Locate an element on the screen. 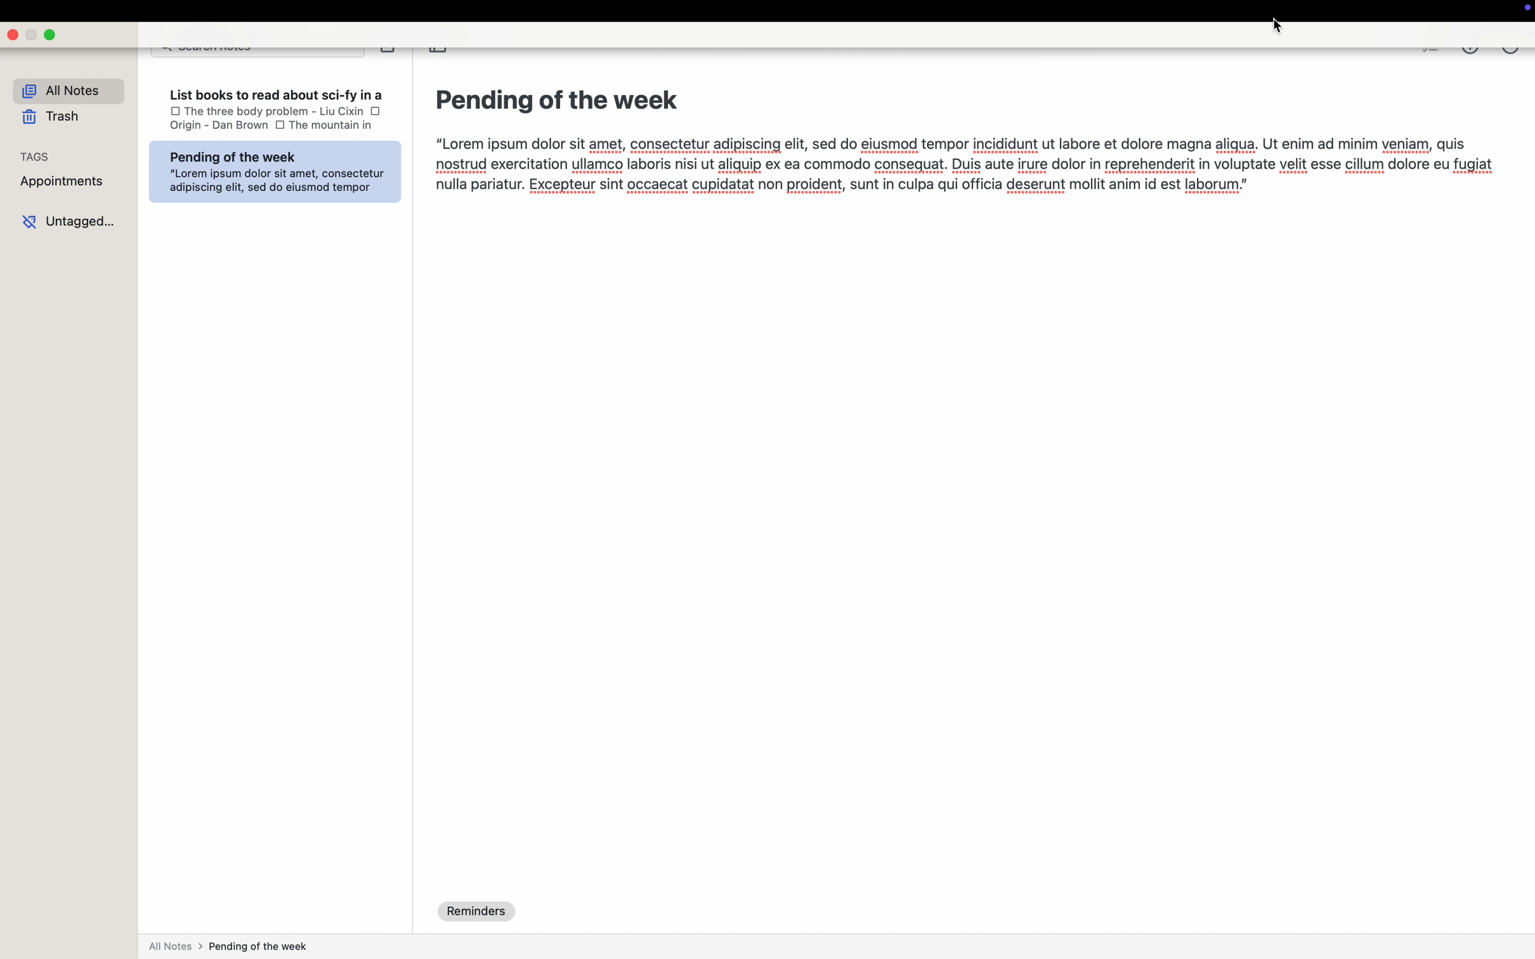  toggle sidebar is located at coordinates (438, 53).